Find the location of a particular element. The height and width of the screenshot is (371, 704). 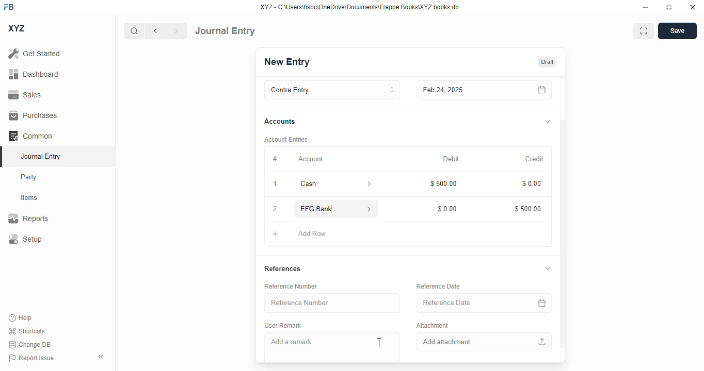

references is located at coordinates (283, 269).